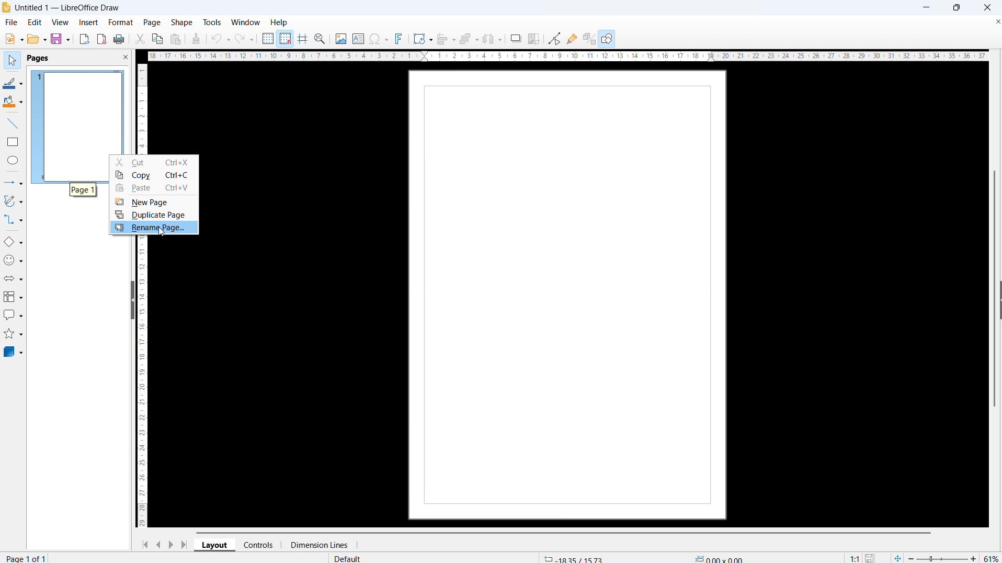  I want to click on maximize, so click(957, 8).